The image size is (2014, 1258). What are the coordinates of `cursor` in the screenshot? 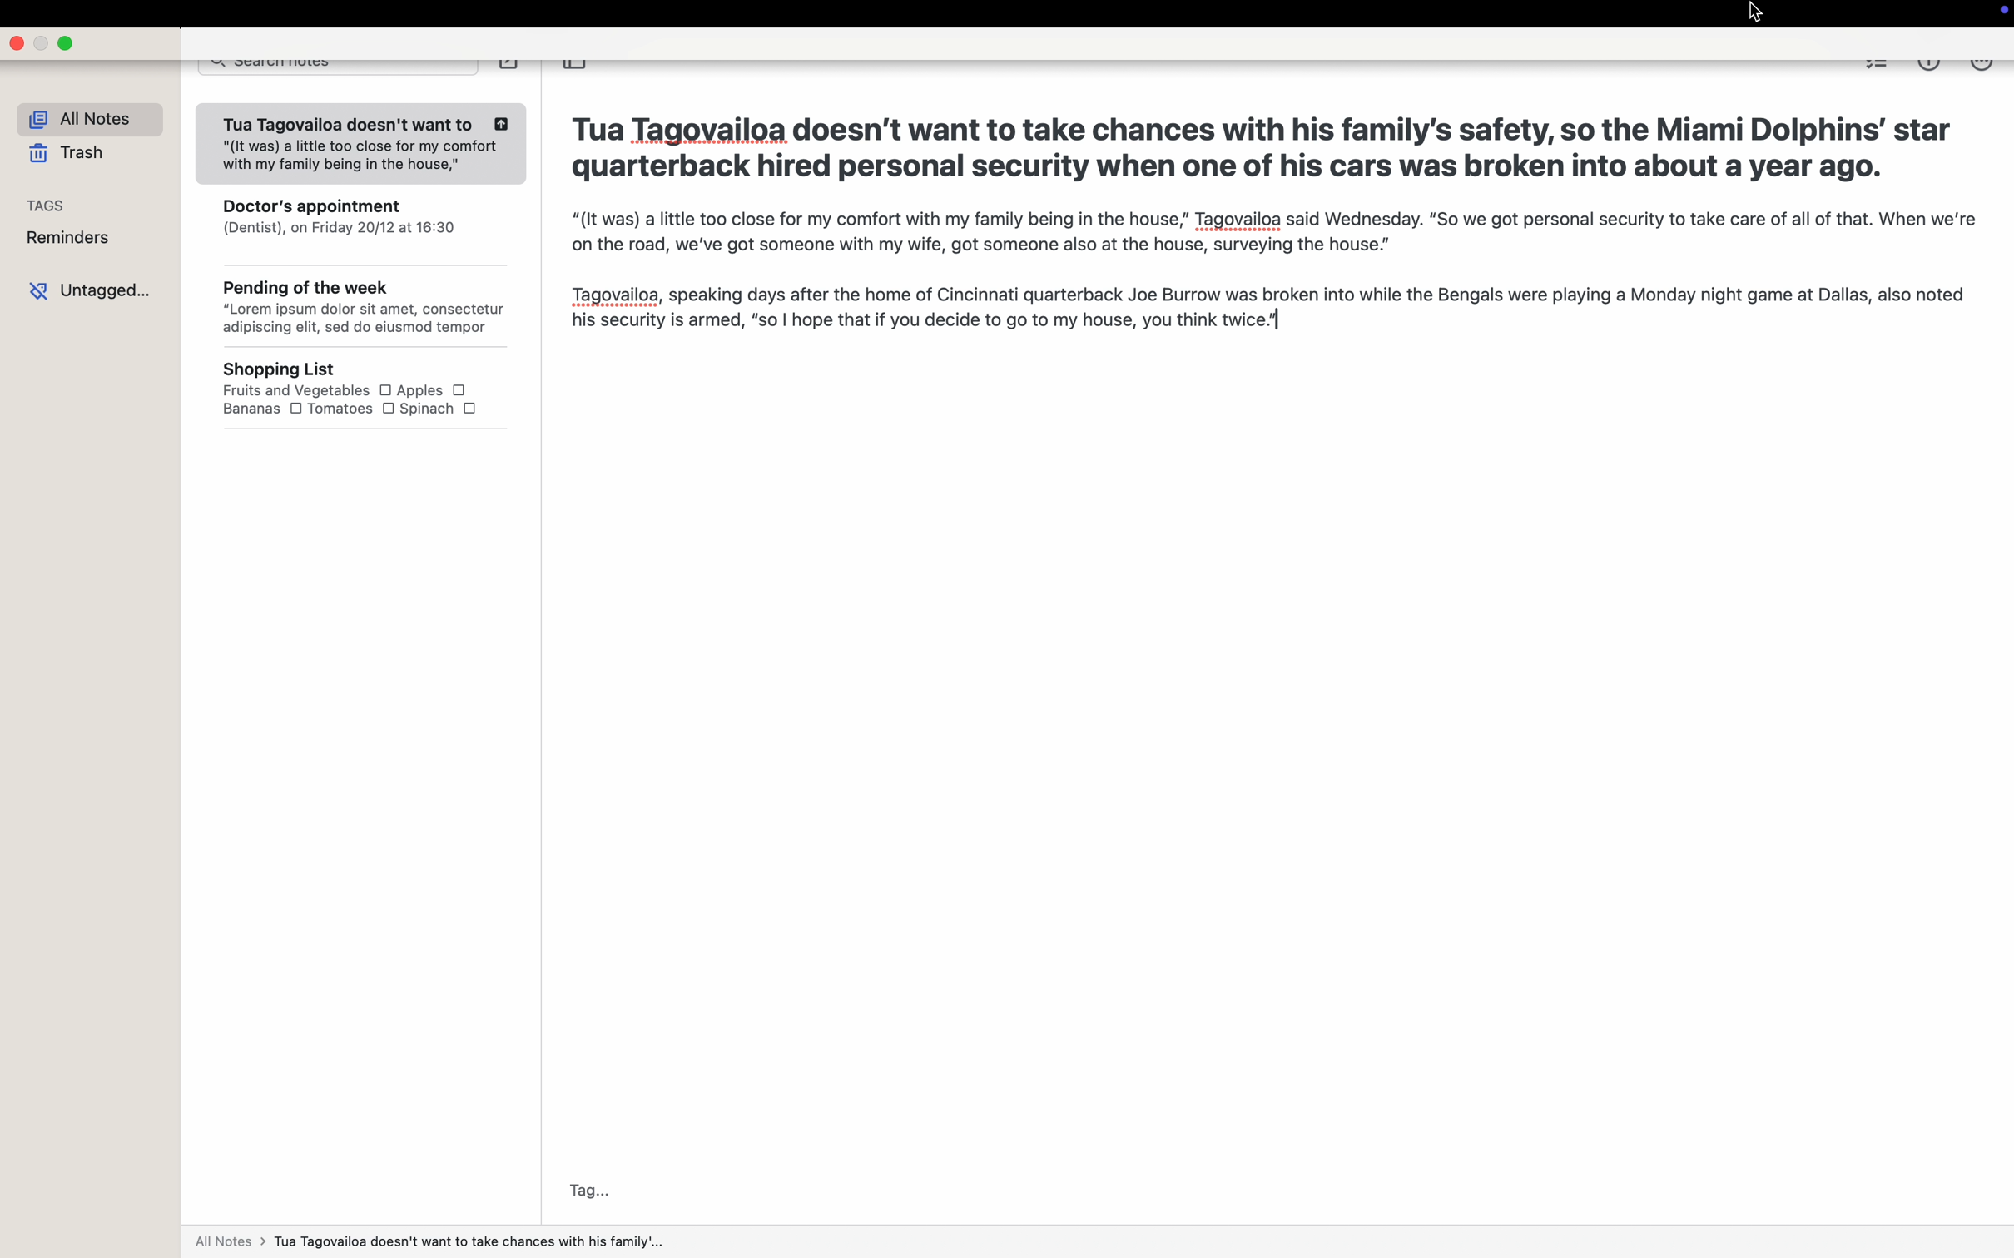 It's located at (1752, 15).